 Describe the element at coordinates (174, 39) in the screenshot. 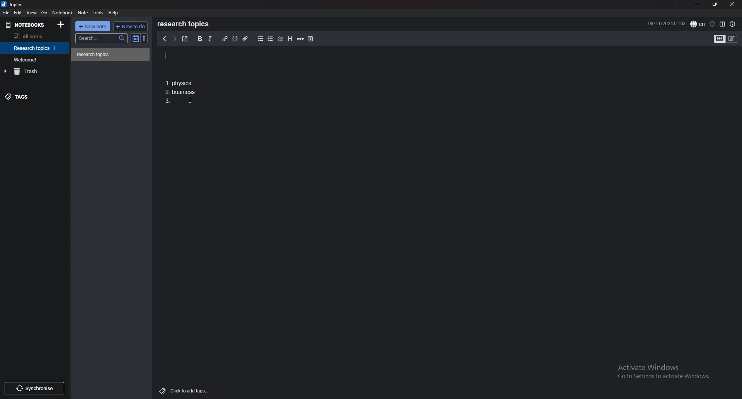

I see `next` at that location.